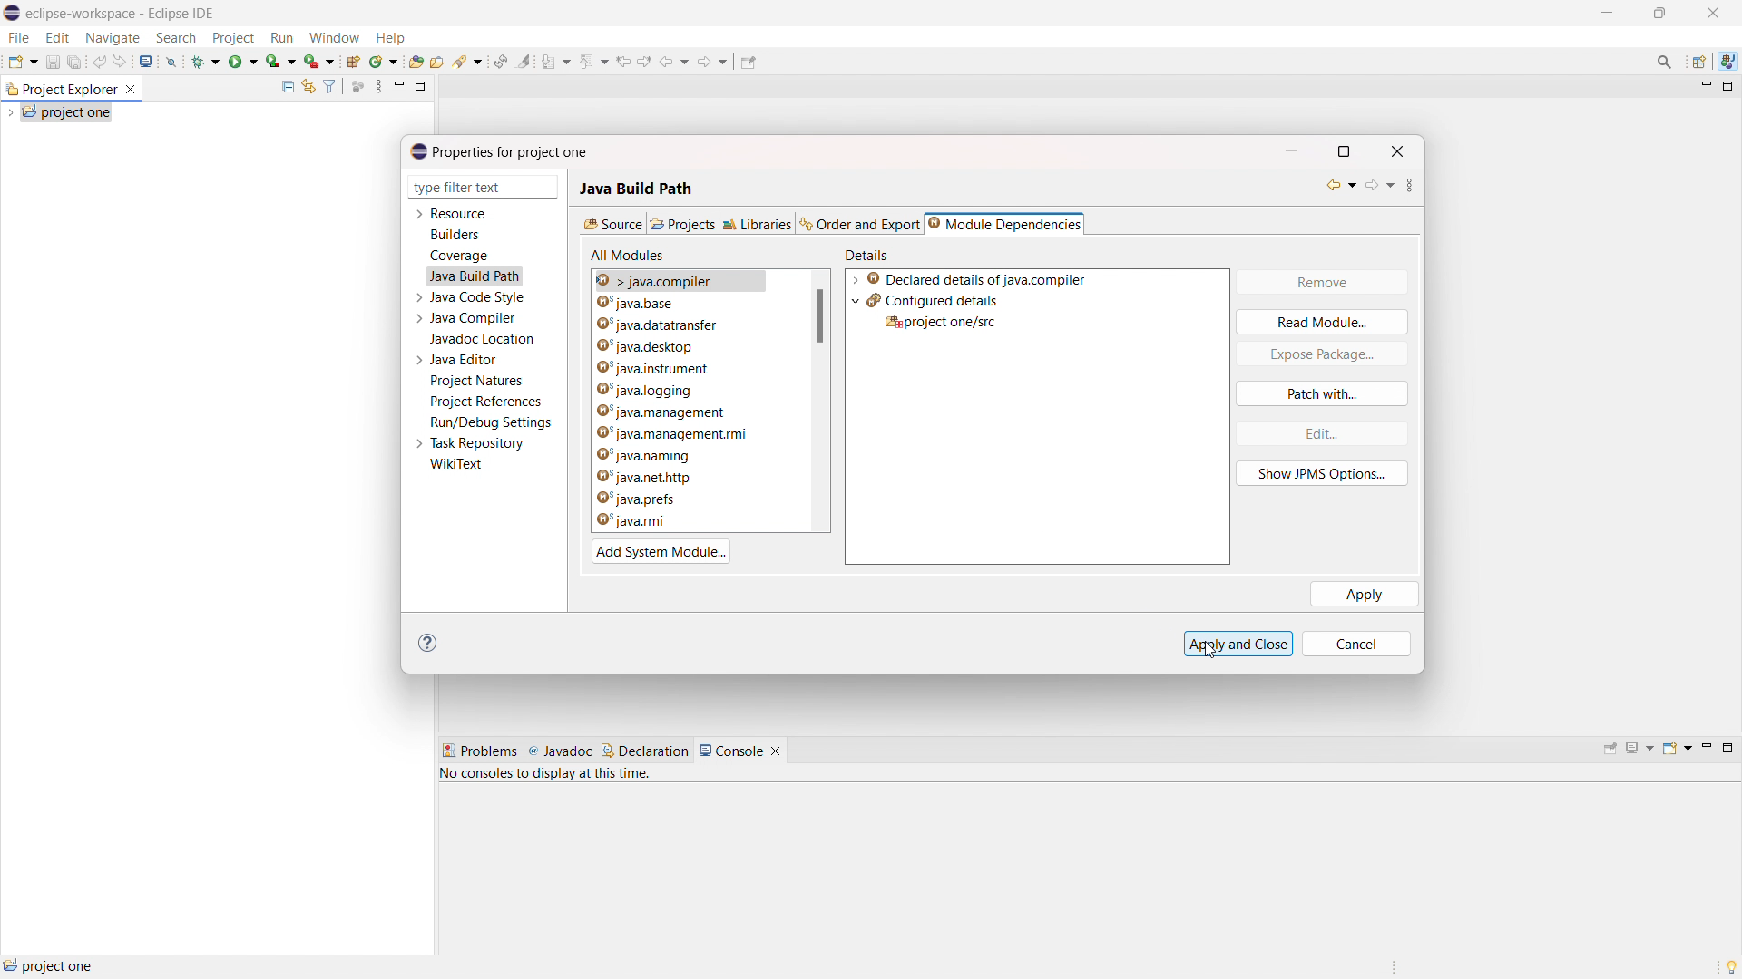 The width and height of the screenshot is (1742, 979). Describe the element at coordinates (1321, 283) in the screenshot. I see `remove` at that location.